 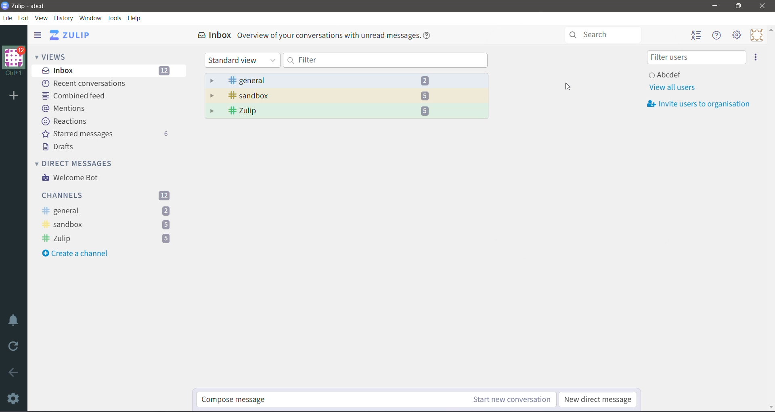 I want to click on cursor, so click(x=566, y=87).